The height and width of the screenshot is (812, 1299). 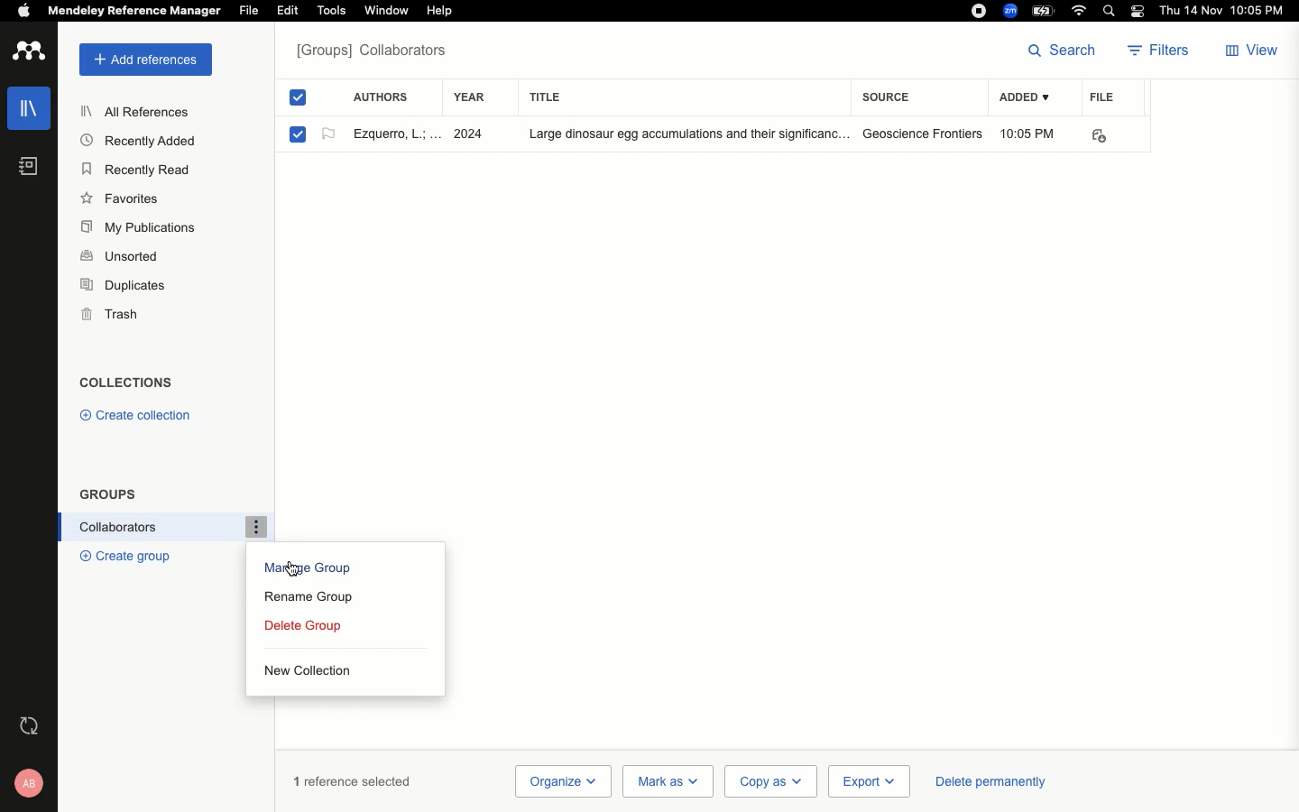 What do you see at coordinates (33, 727) in the screenshot?
I see `Last sync` at bounding box center [33, 727].